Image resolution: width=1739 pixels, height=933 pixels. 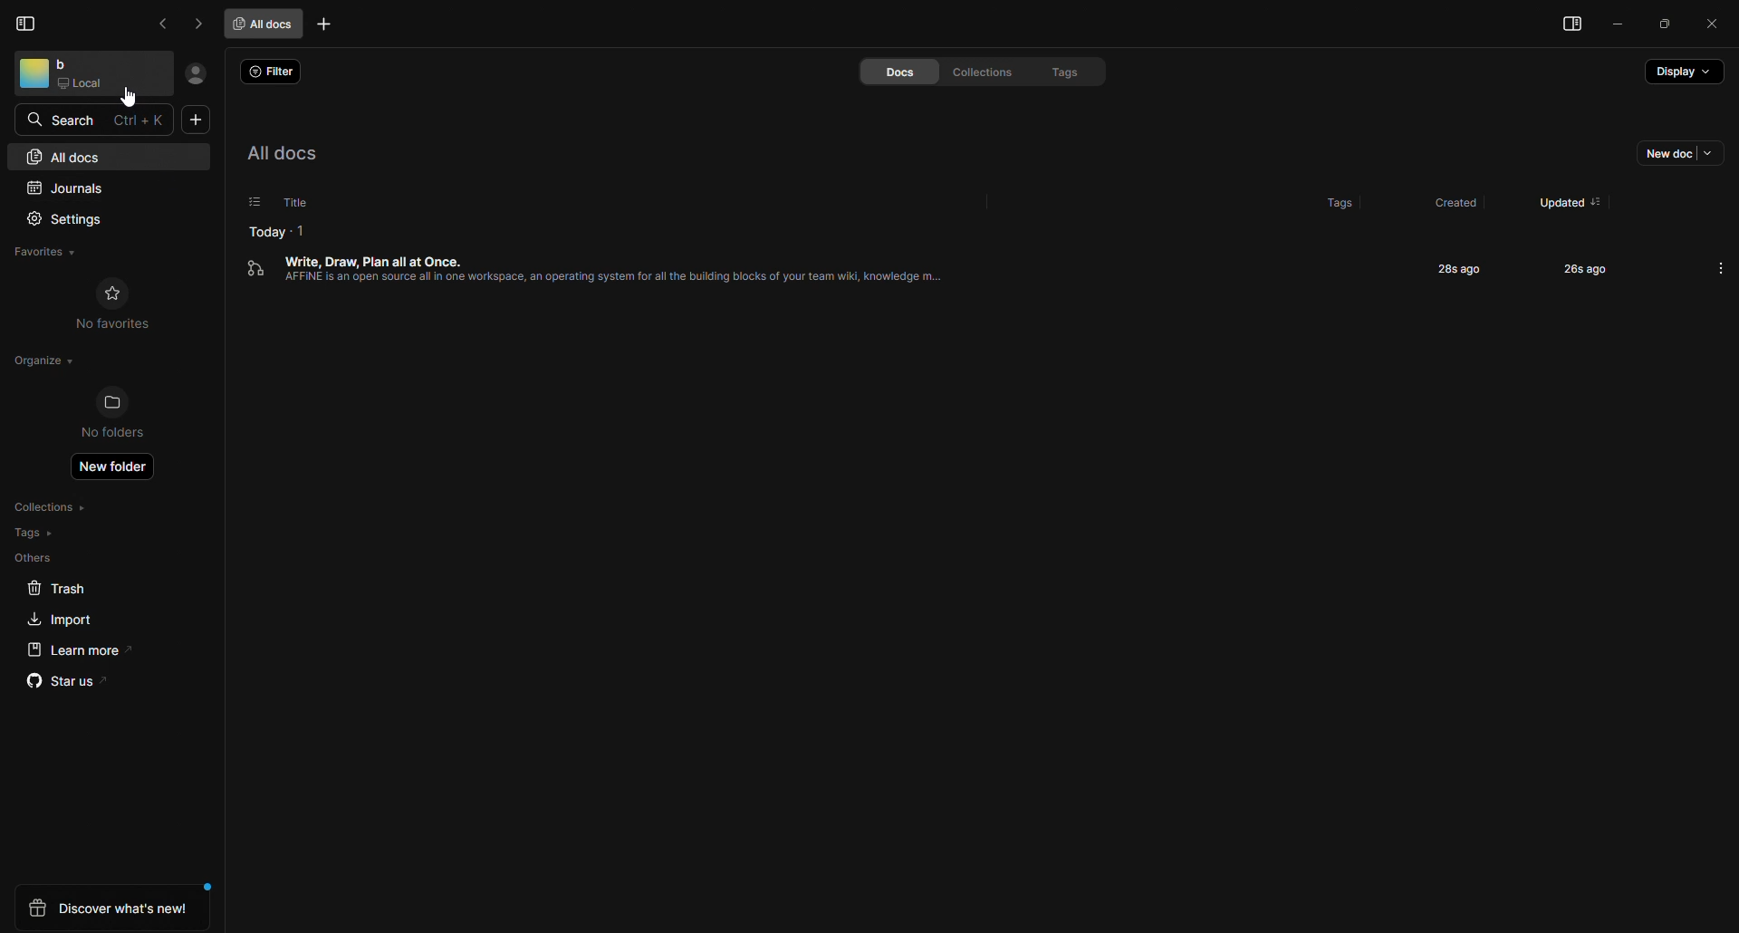 I want to click on tags, so click(x=34, y=533).